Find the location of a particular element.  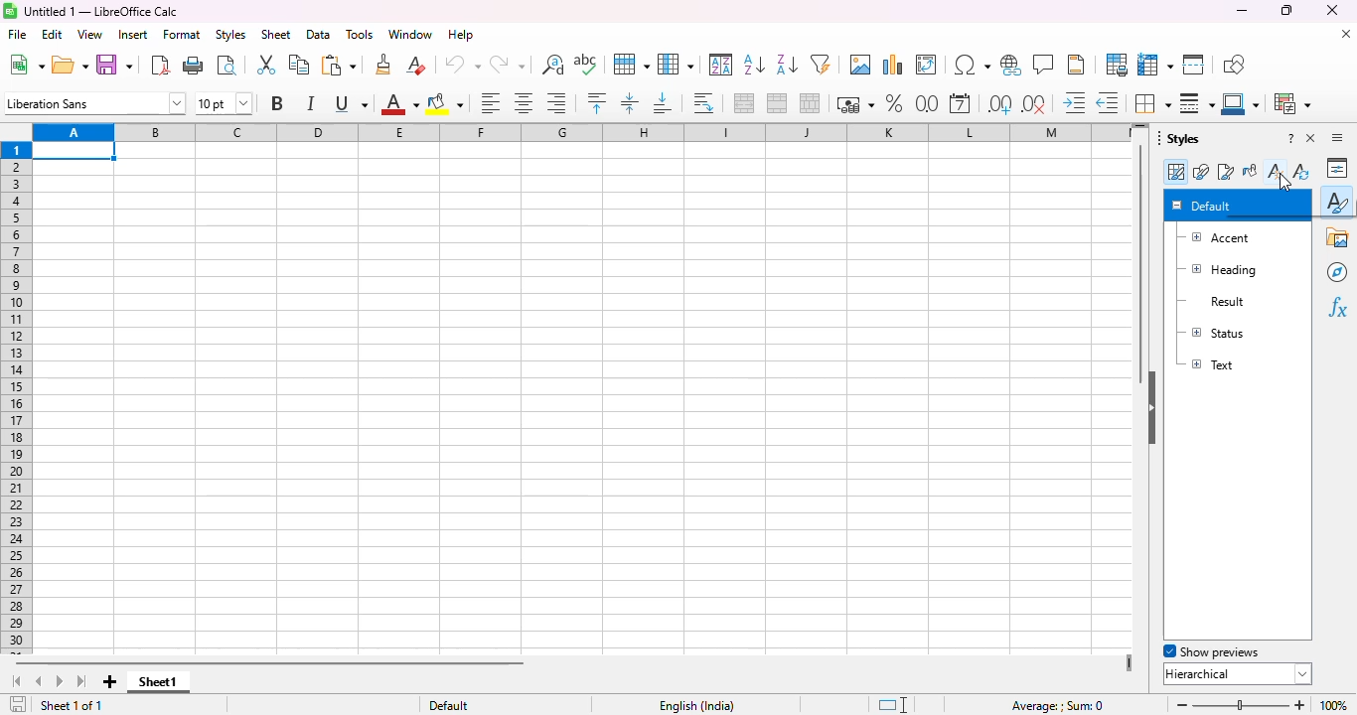

rows is located at coordinates (17, 398).